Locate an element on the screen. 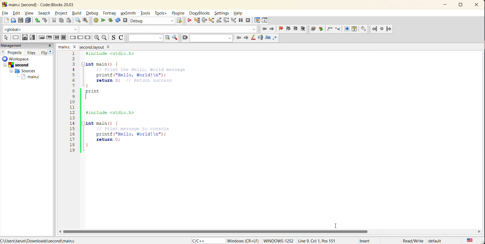 This screenshot has width=485, height=244. instruction is located at coordinates (16, 37).